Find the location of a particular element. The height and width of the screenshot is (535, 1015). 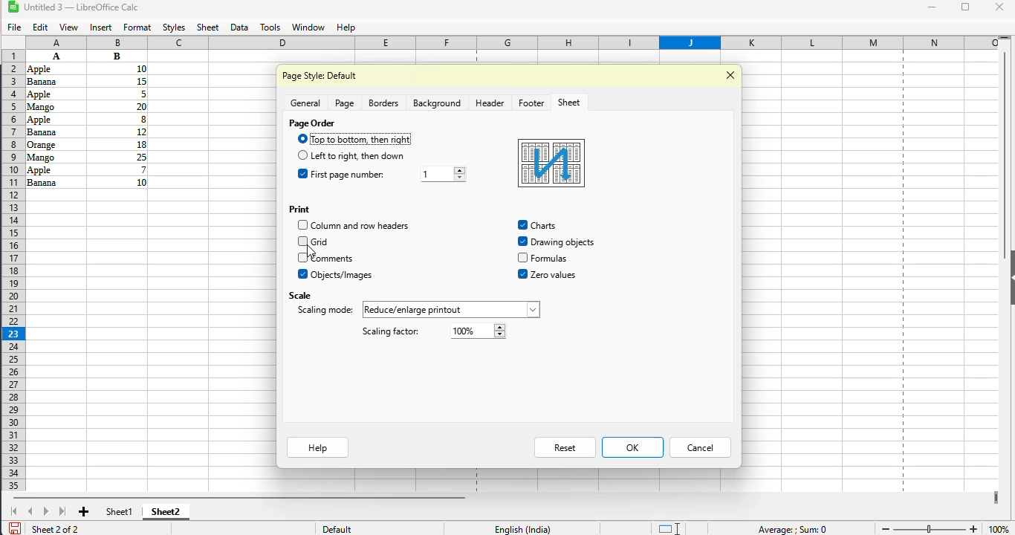

page order is located at coordinates (312, 123).